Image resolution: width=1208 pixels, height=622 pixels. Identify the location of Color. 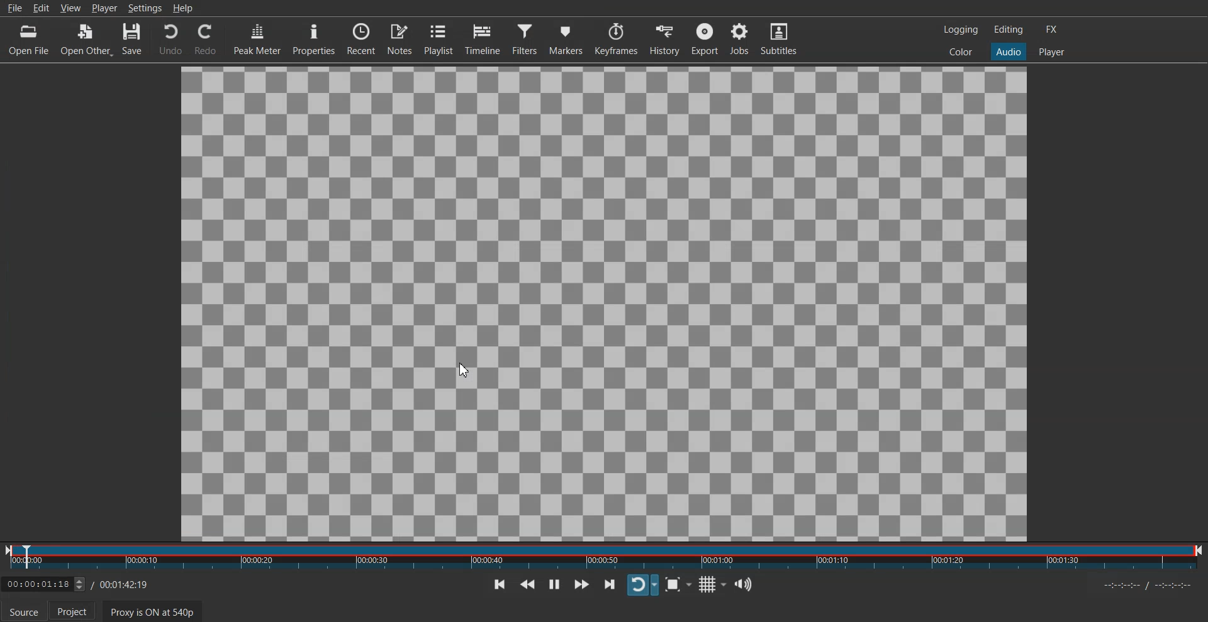
(961, 52).